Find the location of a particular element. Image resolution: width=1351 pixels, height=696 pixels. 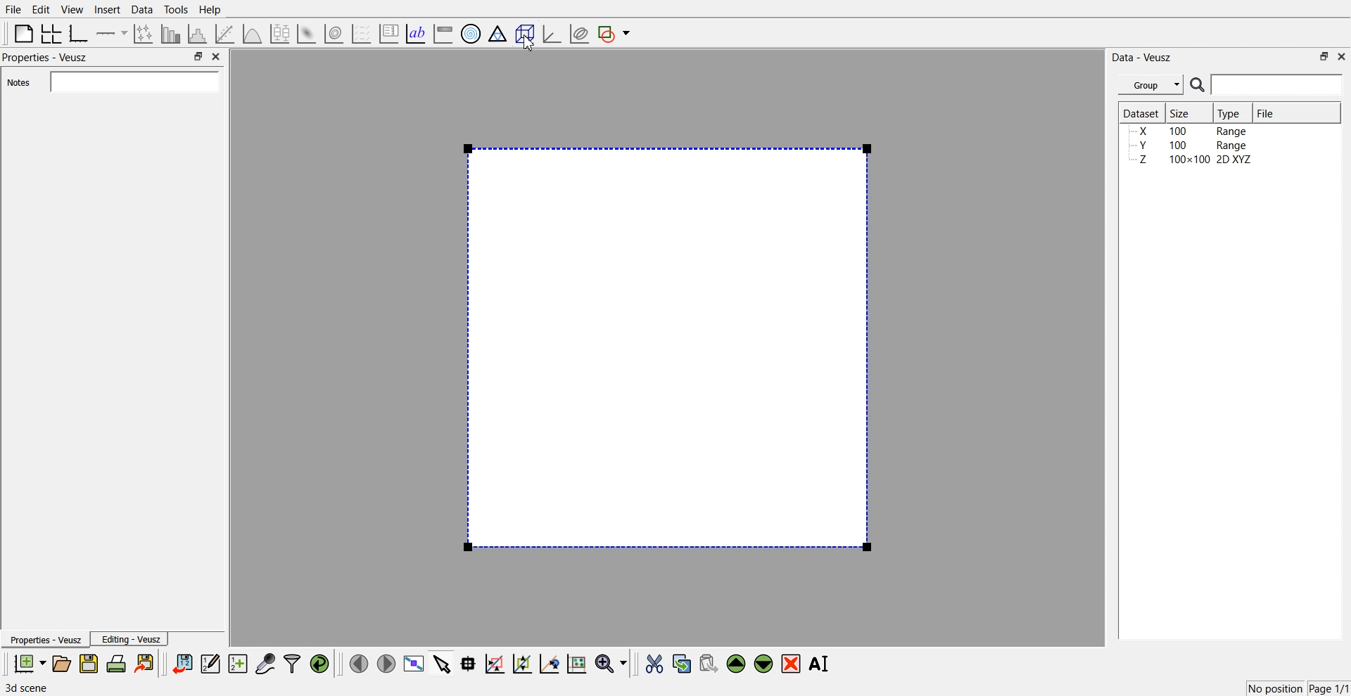

Save the document is located at coordinates (89, 663).